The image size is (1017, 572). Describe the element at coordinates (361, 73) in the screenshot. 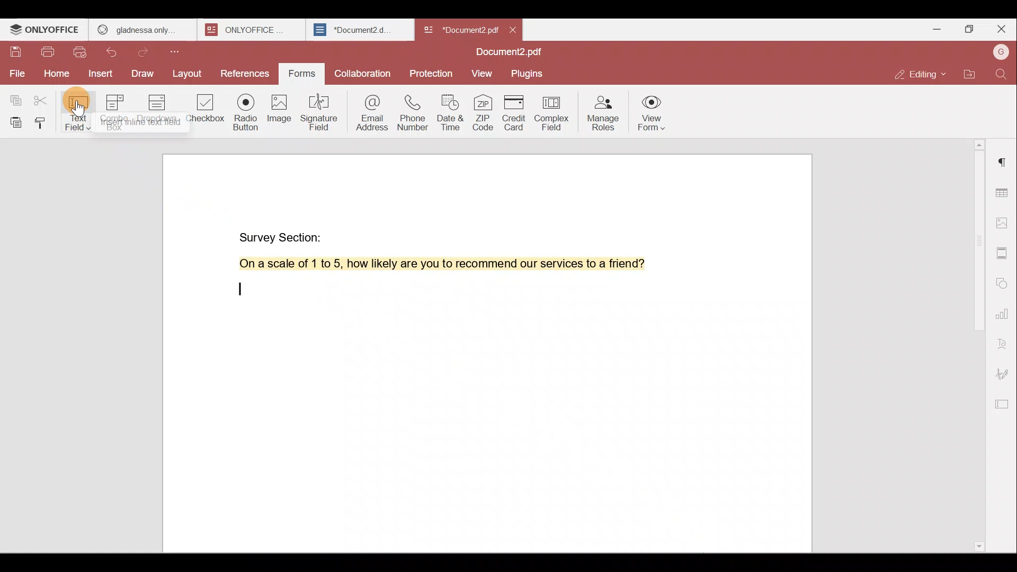

I see `Collaboration` at that location.